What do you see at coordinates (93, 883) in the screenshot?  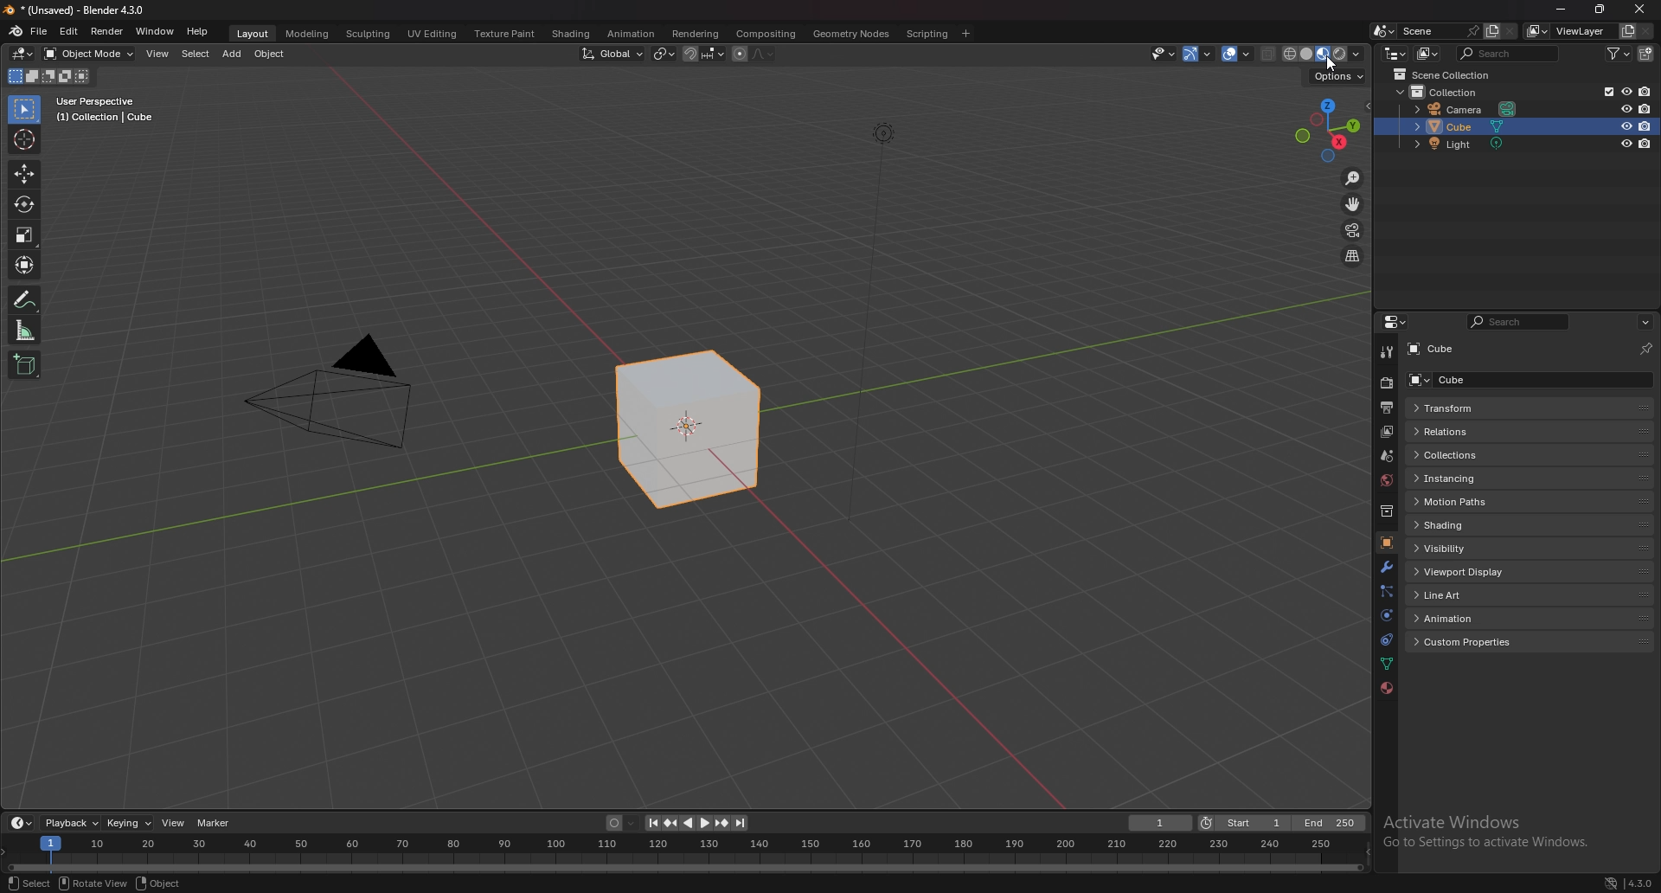 I see `rotate view` at bounding box center [93, 883].